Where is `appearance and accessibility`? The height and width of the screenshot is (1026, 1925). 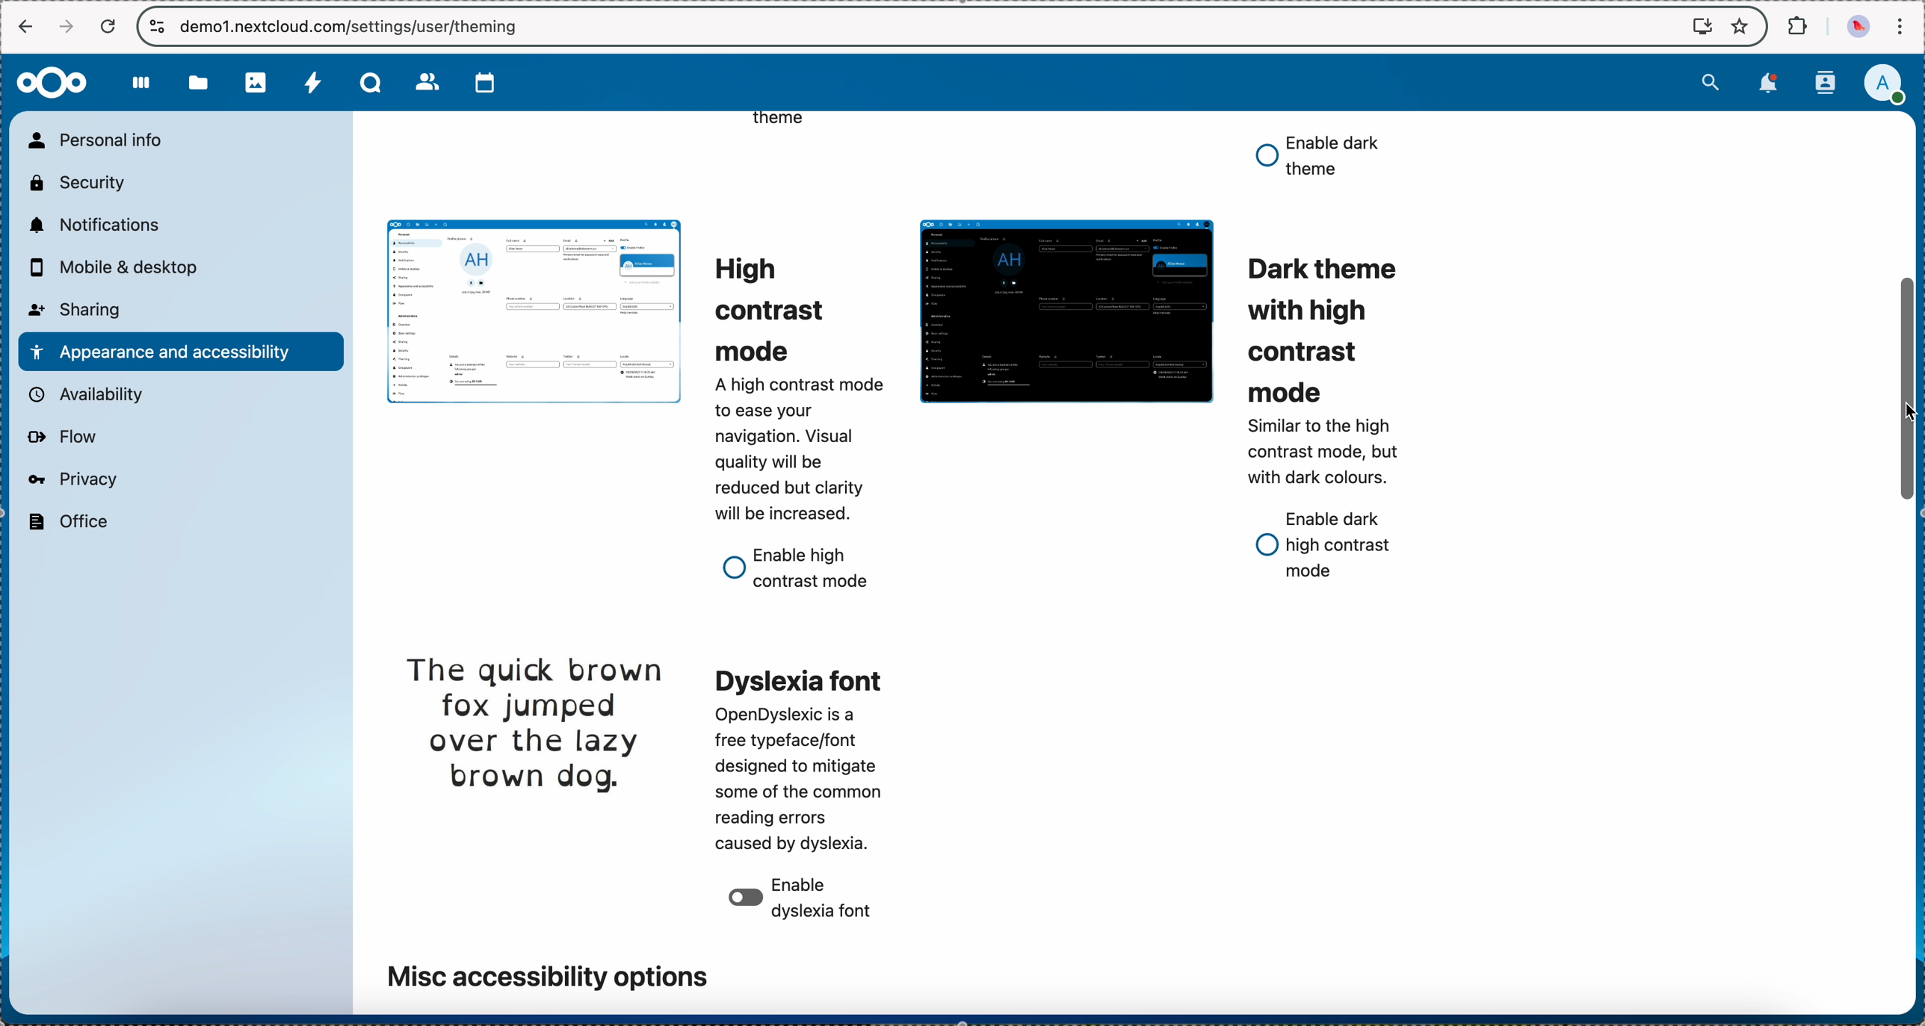
appearance and accessibility is located at coordinates (179, 351).